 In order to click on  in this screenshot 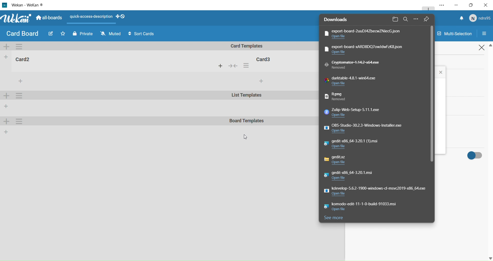, I will do `click(6, 107)`.